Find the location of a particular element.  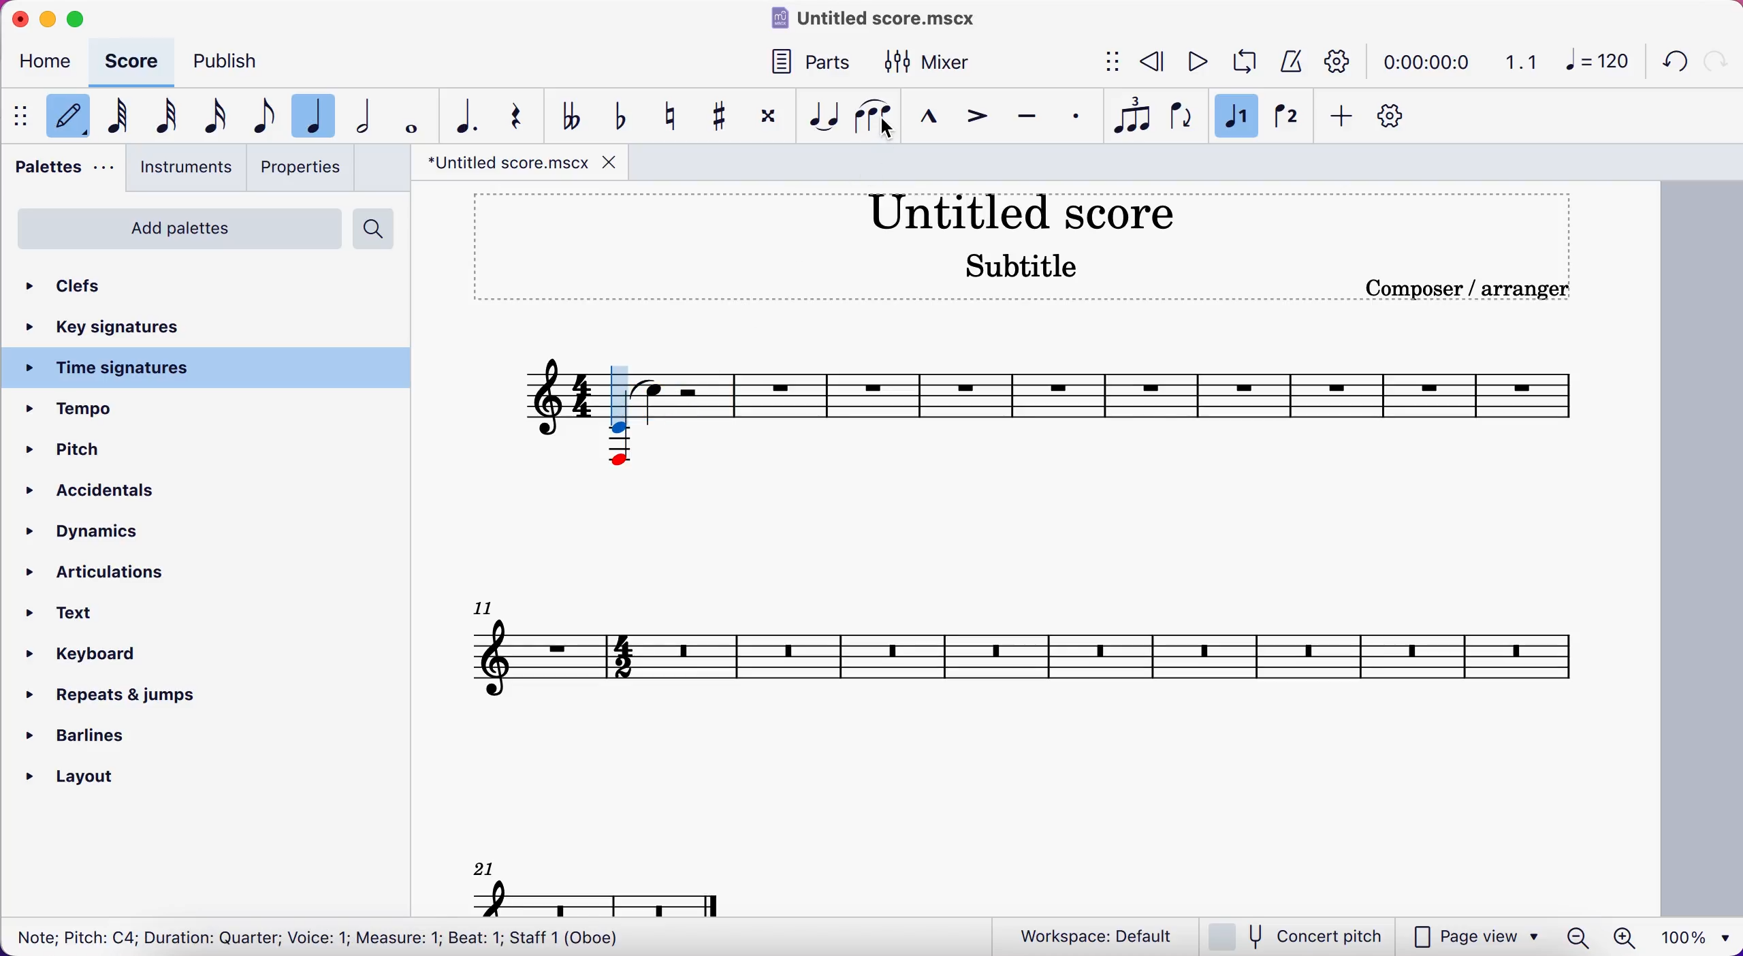

playback settings is located at coordinates (1338, 61).